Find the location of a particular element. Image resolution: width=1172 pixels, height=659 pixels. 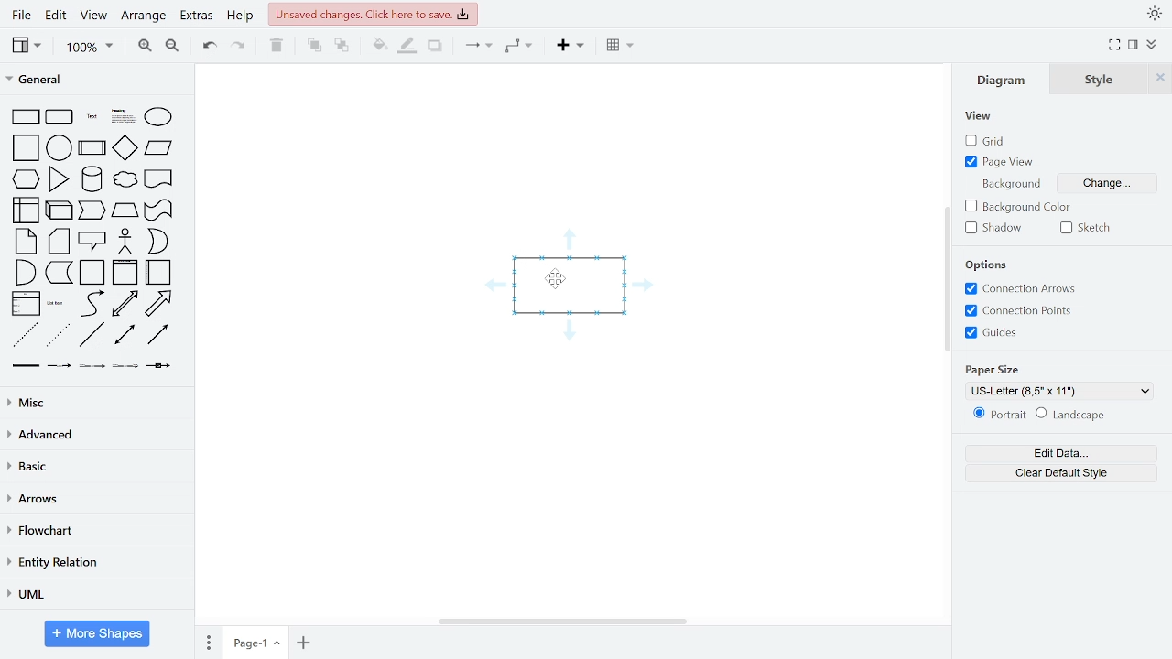

paper size is located at coordinates (994, 370).